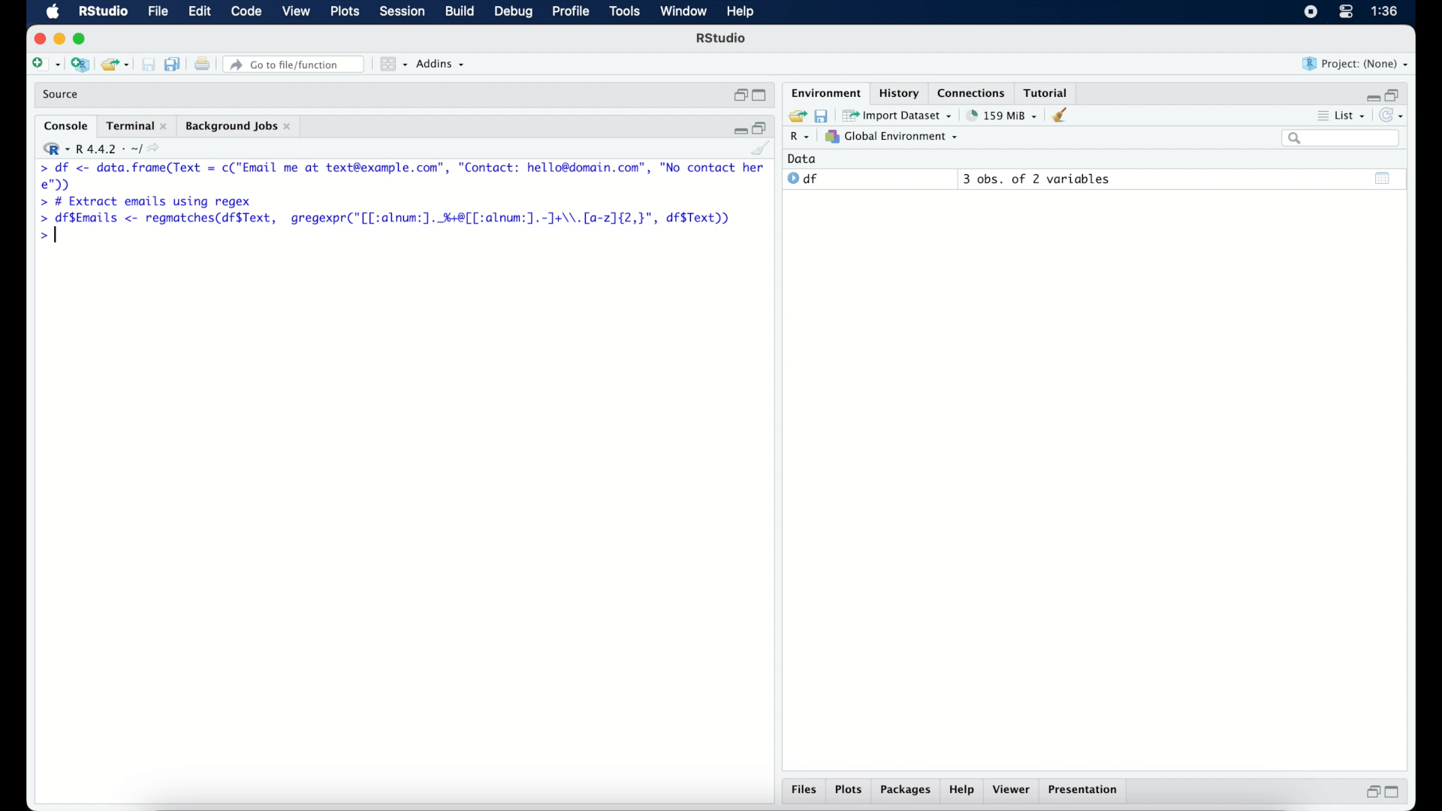 Image resolution: width=1442 pixels, height=811 pixels. What do you see at coordinates (1003, 115) in the screenshot?
I see `158 MB` at bounding box center [1003, 115].